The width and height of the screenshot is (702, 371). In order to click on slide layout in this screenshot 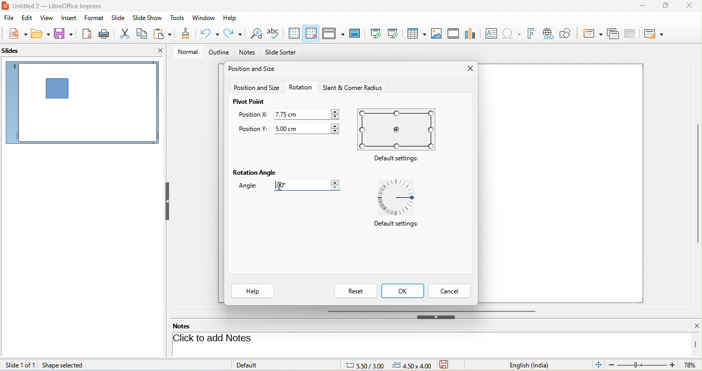, I will do `click(656, 33)`.